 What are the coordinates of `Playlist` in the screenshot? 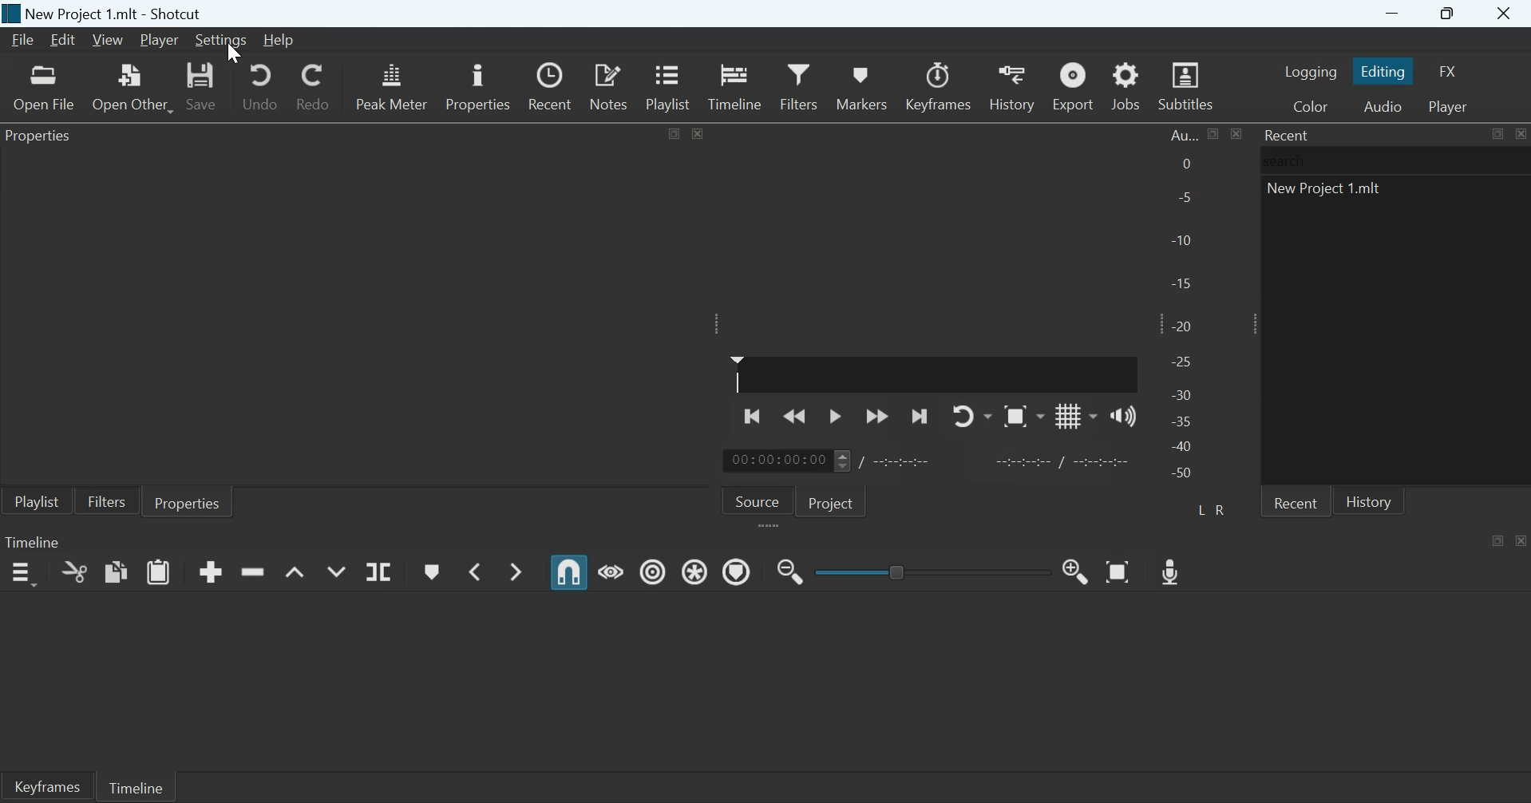 It's located at (37, 500).